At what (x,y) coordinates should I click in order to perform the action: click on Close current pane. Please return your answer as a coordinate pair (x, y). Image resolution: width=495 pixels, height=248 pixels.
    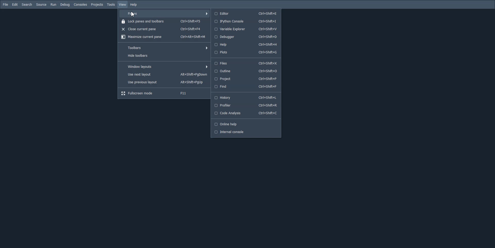
    Looking at the image, I should click on (164, 29).